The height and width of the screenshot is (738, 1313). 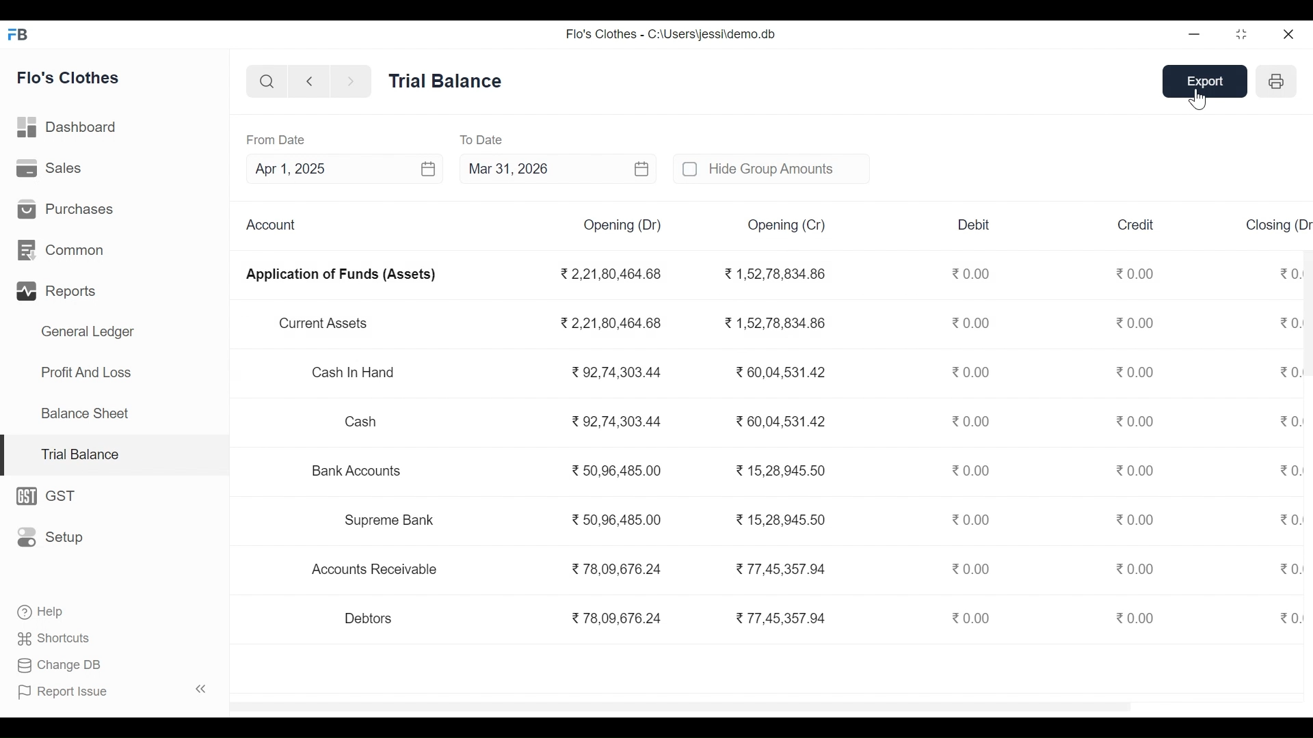 I want to click on 0.00, so click(x=1290, y=374).